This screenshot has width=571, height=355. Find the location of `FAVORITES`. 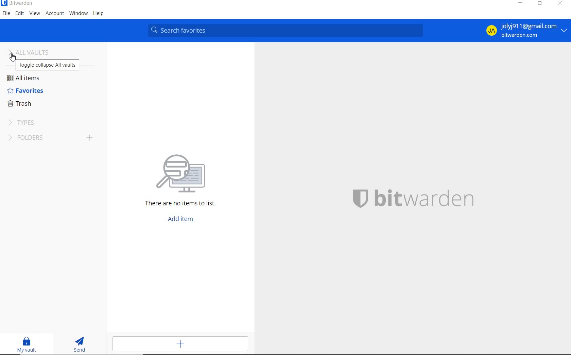

FAVORITES is located at coordinates (25, 91).